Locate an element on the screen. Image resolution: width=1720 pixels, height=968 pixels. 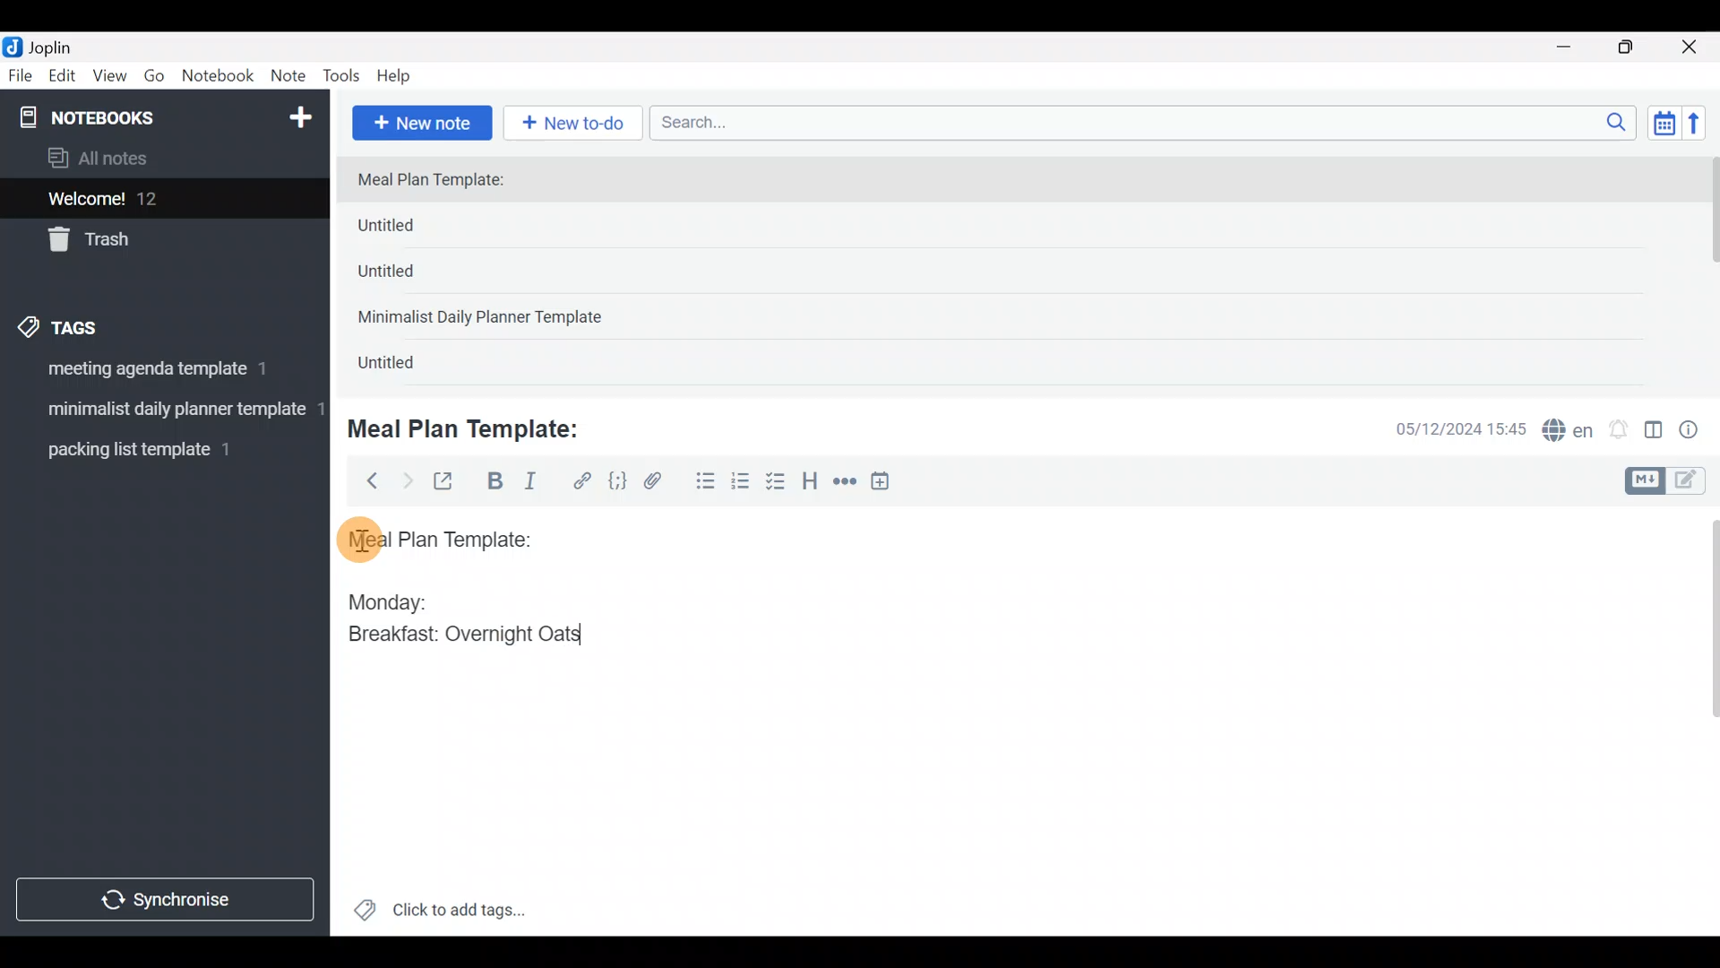
Code is located at coordinates (615, 480).